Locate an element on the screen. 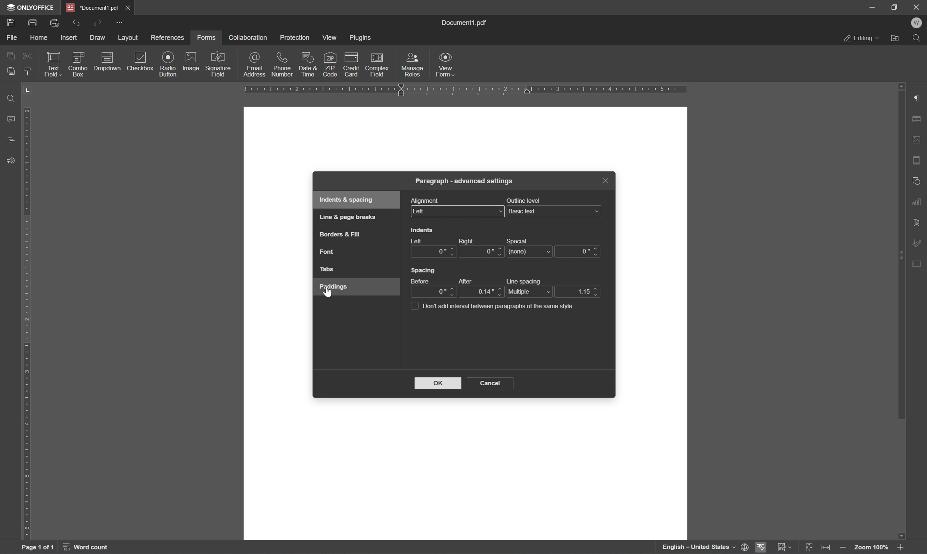 Image resolution: width=927 pixels, height=554 pixels. ruler is located at coordinates (28, 324).